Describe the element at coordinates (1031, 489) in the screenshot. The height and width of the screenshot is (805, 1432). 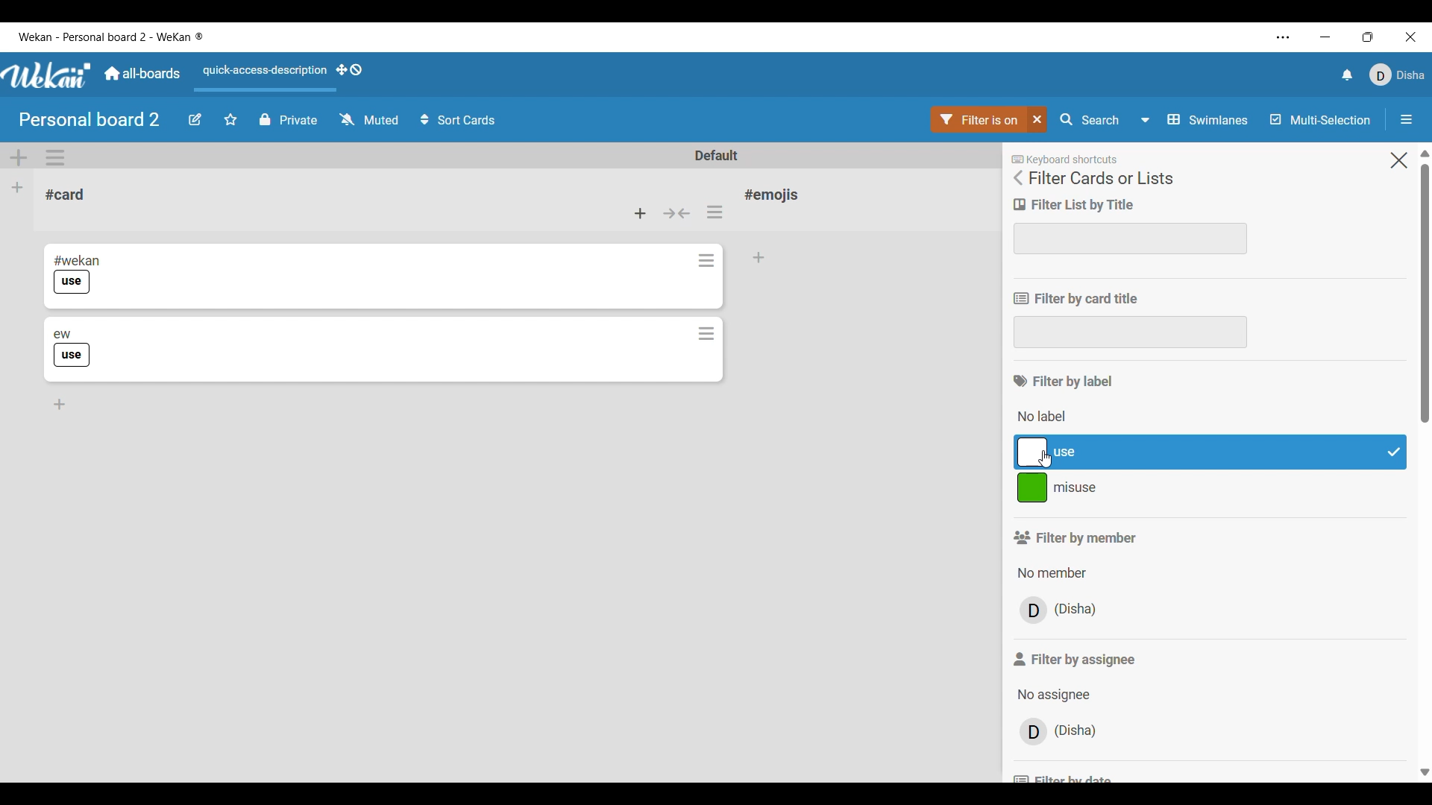
I see `color` at that location.